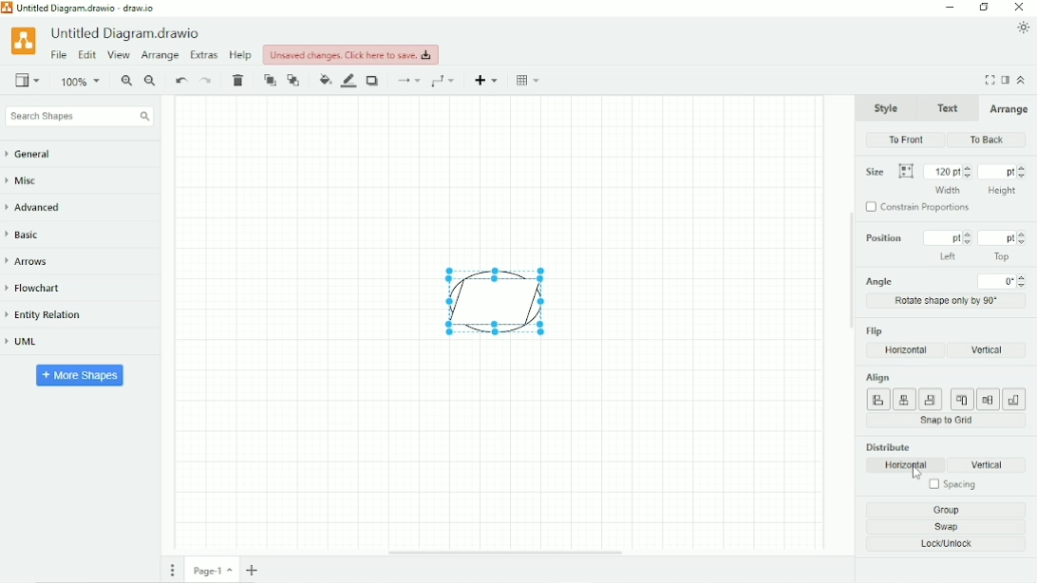  What do you see at coordinates (23, 40) in the screenshot?
I see `Logo` at bounding box center [23, 40].